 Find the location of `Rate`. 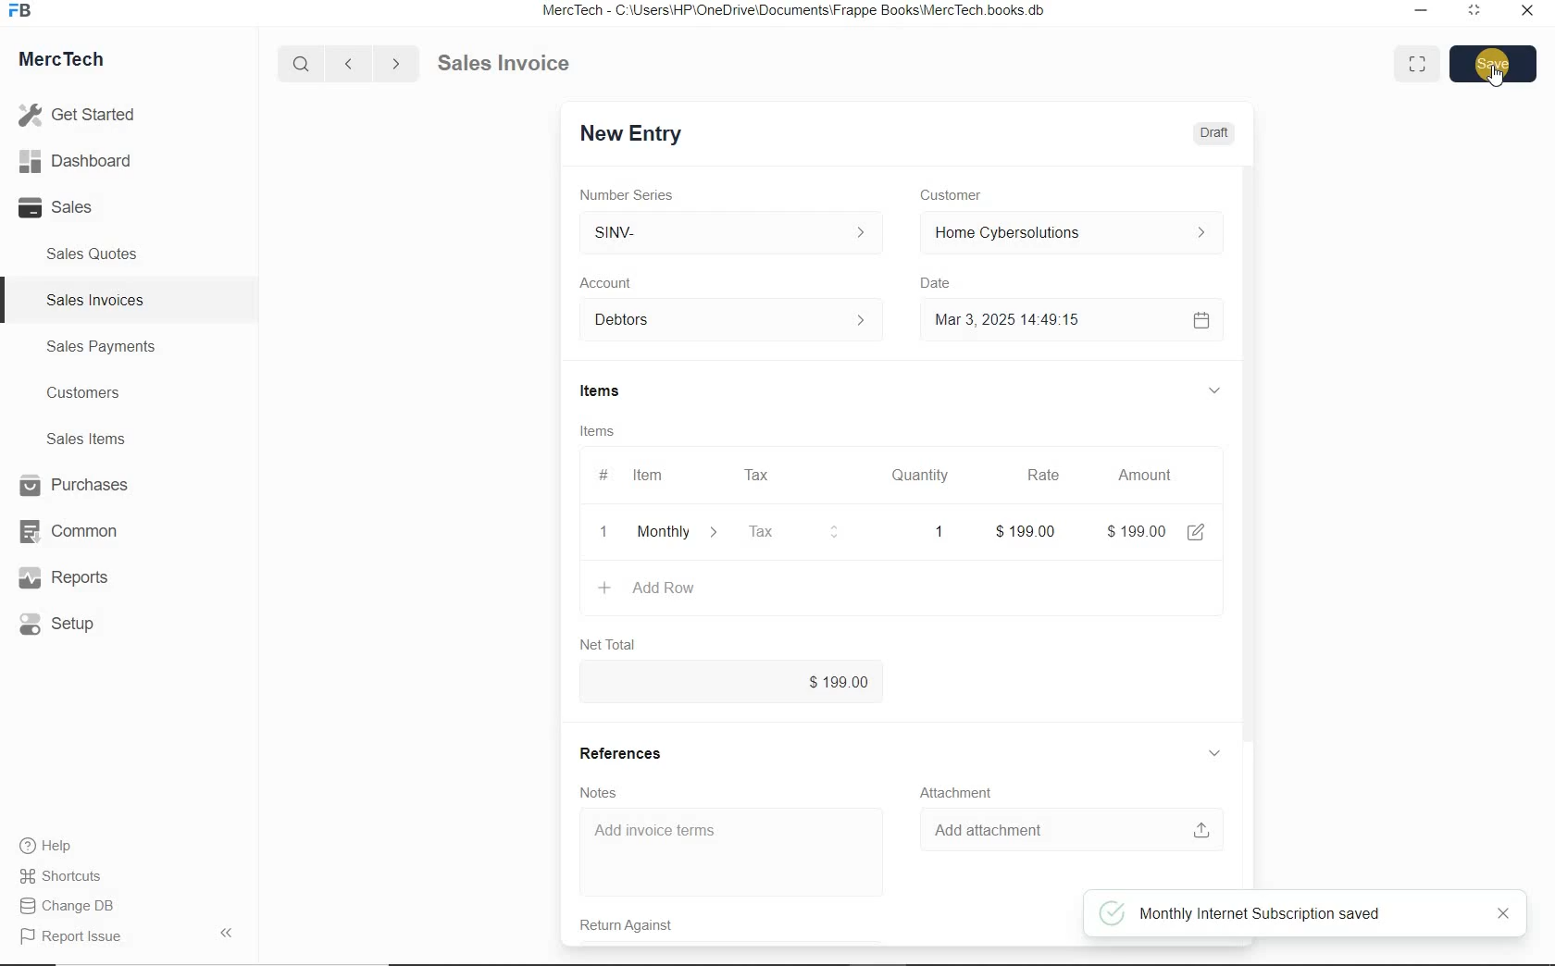

Rate is located at coordinates (1041, 477).